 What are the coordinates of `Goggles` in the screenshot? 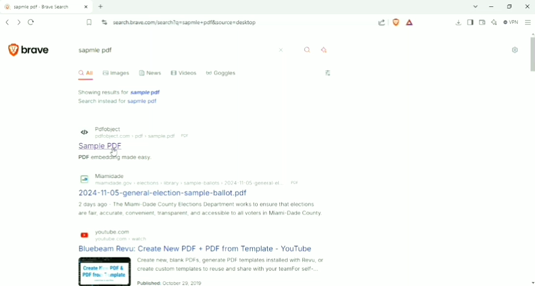 It's located at (221, 72).